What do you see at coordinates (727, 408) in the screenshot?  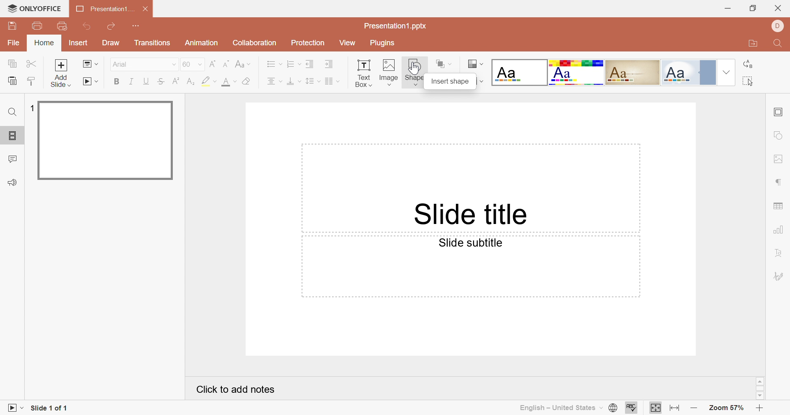 I see `Zoom 57%` at bounding box center [727, 408].